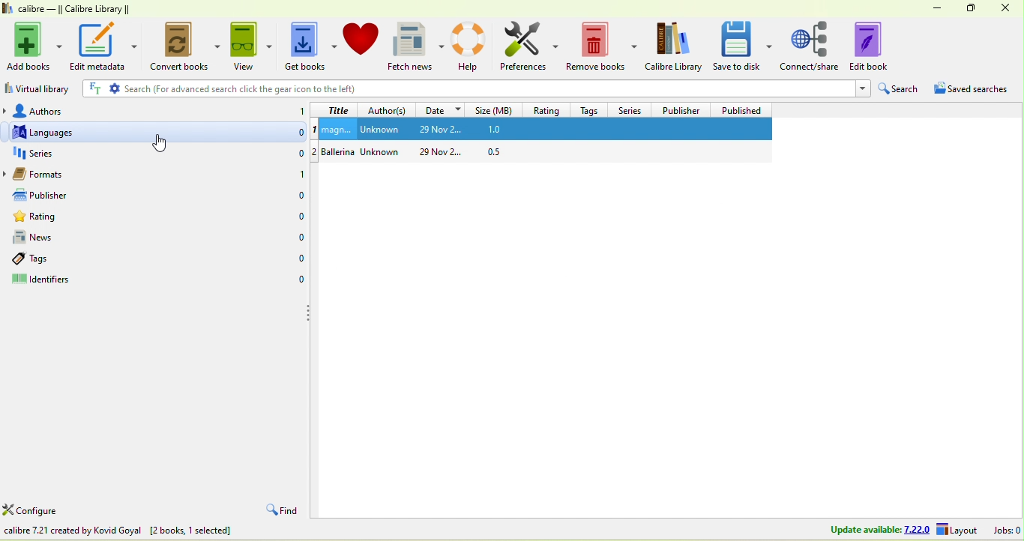 The width and height of the screenshot is (1024, 541). Describe the element at coordinates (66, 240) in the screenshot. I see `news` at that location.